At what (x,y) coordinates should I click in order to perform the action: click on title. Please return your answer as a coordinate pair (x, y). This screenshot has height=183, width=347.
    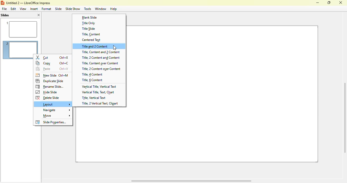
    Looking at the image, I should click on (28, 3).